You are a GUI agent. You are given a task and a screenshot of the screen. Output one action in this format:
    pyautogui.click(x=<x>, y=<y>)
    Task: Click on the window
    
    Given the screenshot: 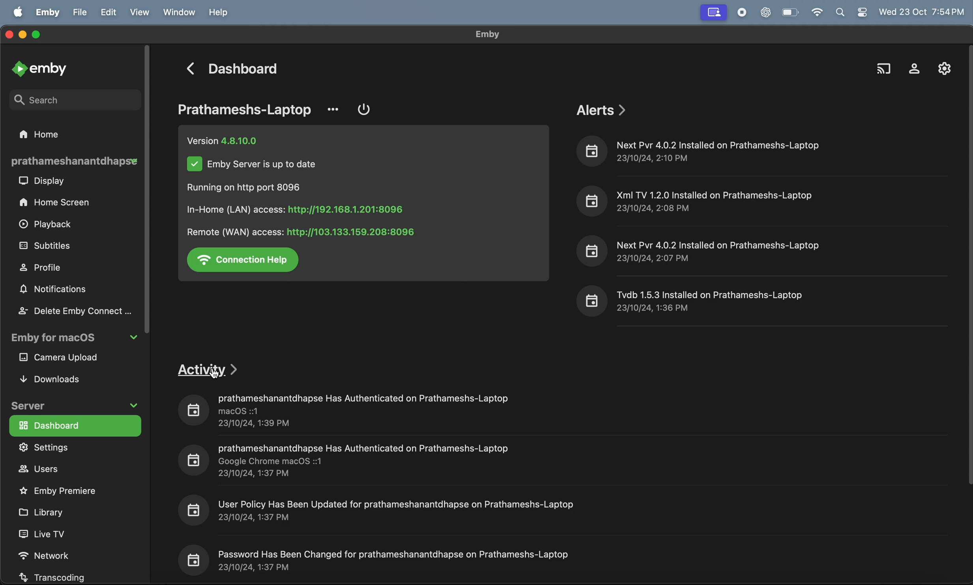 What is the action you would take?
    pyautogui.click(x=179, y=13)
    